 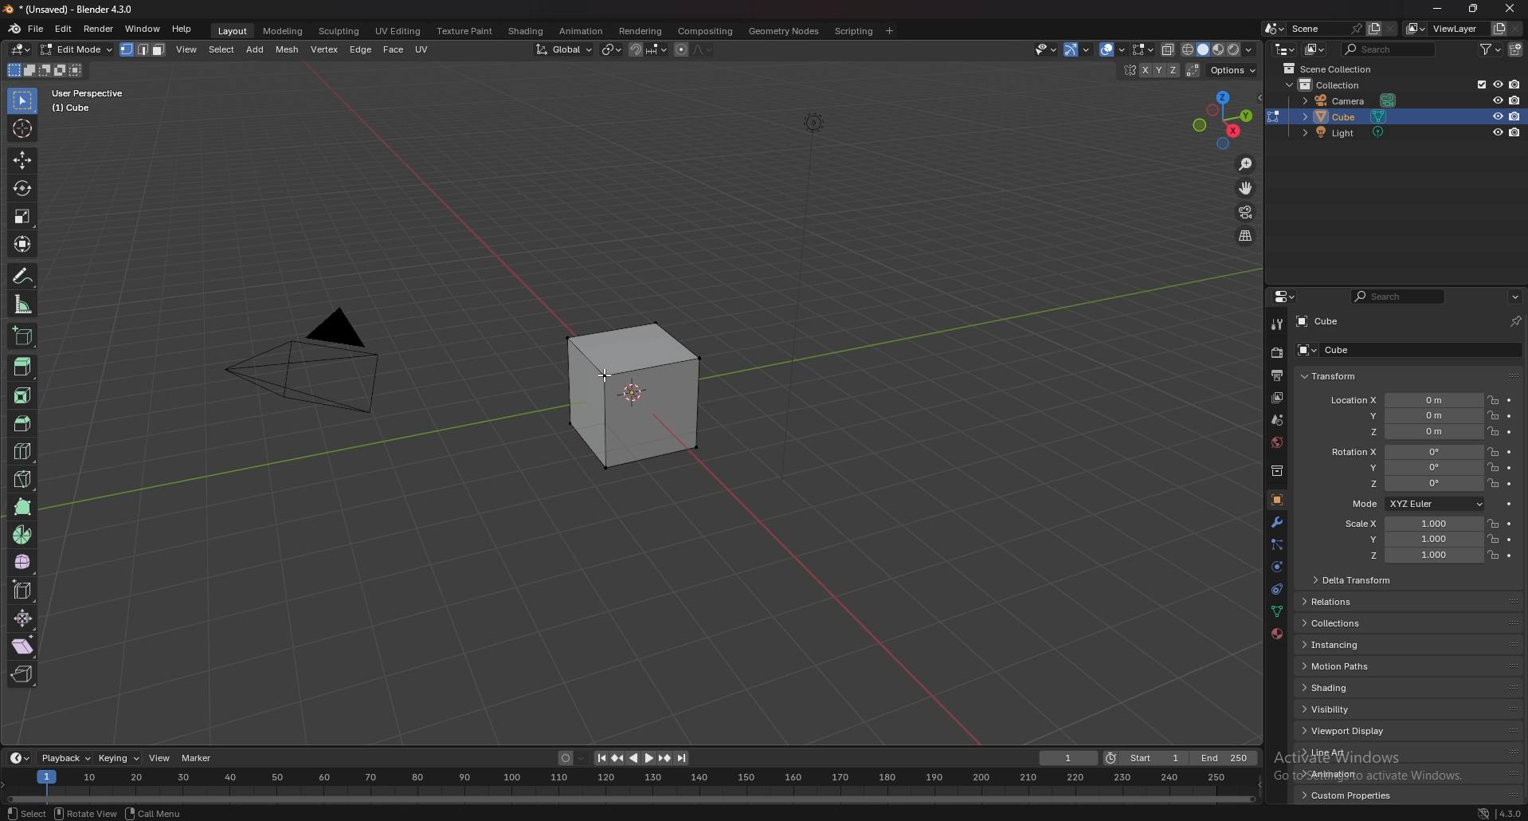 I want to click on zoom, so click(x=1247, y=165).